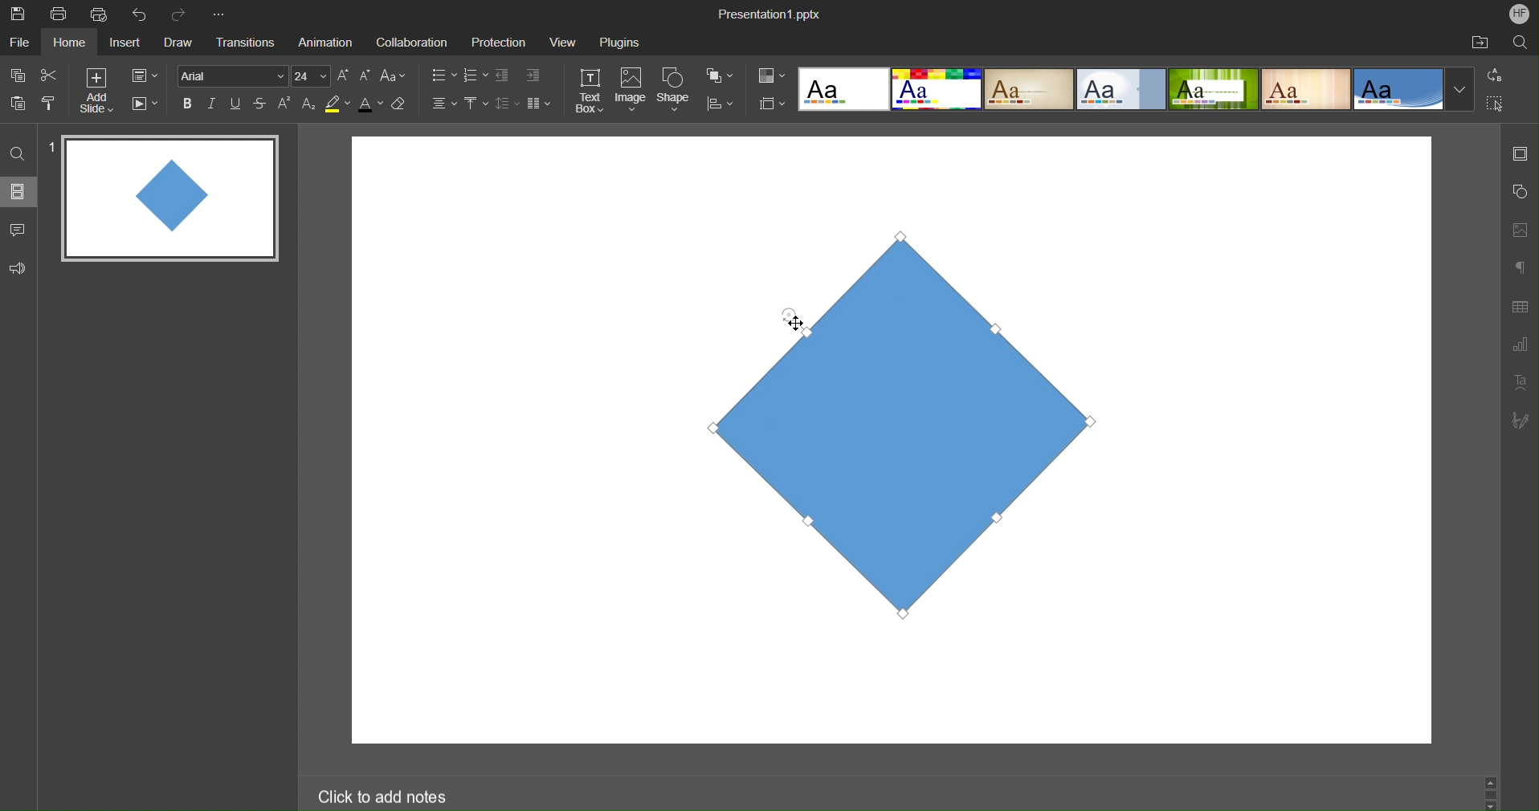 The height and width of the screenshot is (811, 1539). I want to click on Increase Font, so click(344, 76).